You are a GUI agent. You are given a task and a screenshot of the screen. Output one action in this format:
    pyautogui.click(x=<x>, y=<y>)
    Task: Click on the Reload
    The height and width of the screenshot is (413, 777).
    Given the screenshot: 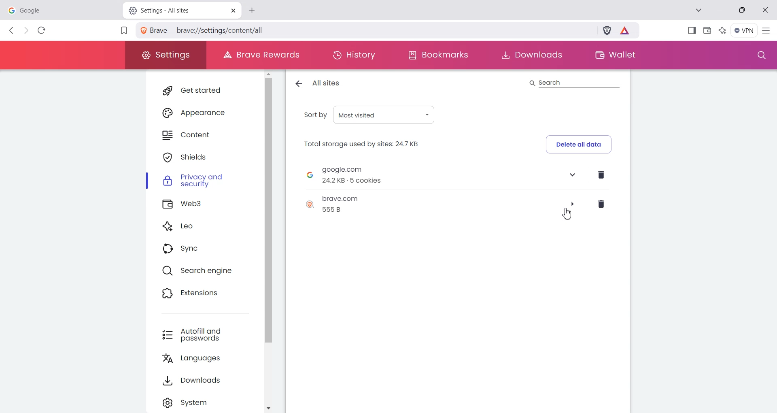 What is the action you would take?
    pyautogui.click(x=42, y=30)
    